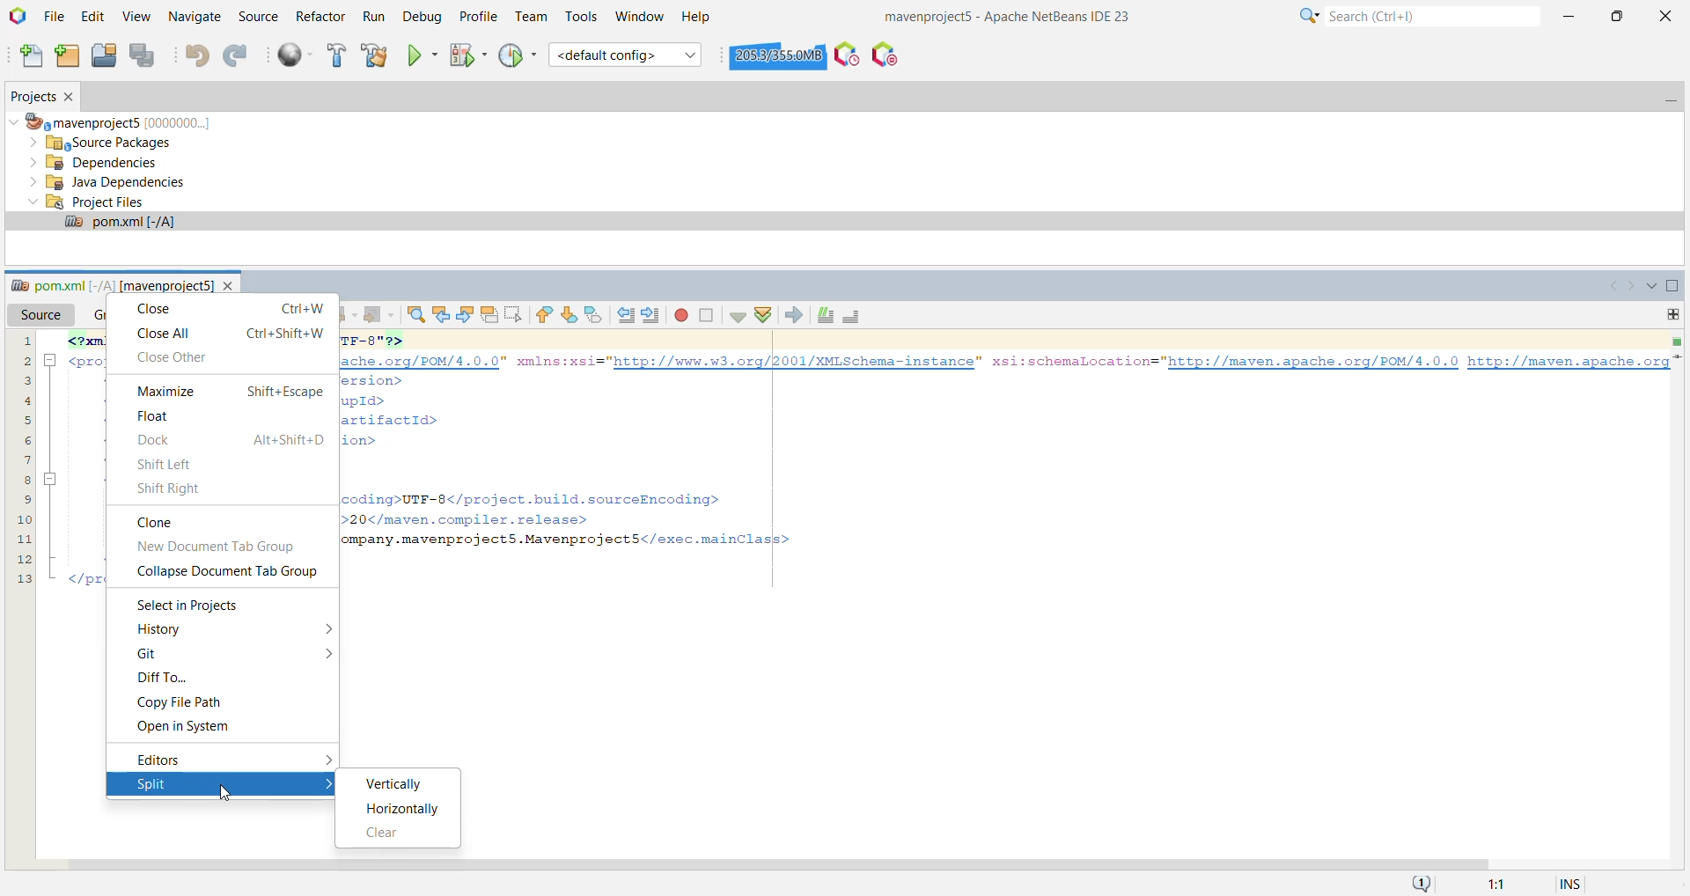  Describe the element at coordinates (23, 437) in the screenshot. I see `6` at that location.